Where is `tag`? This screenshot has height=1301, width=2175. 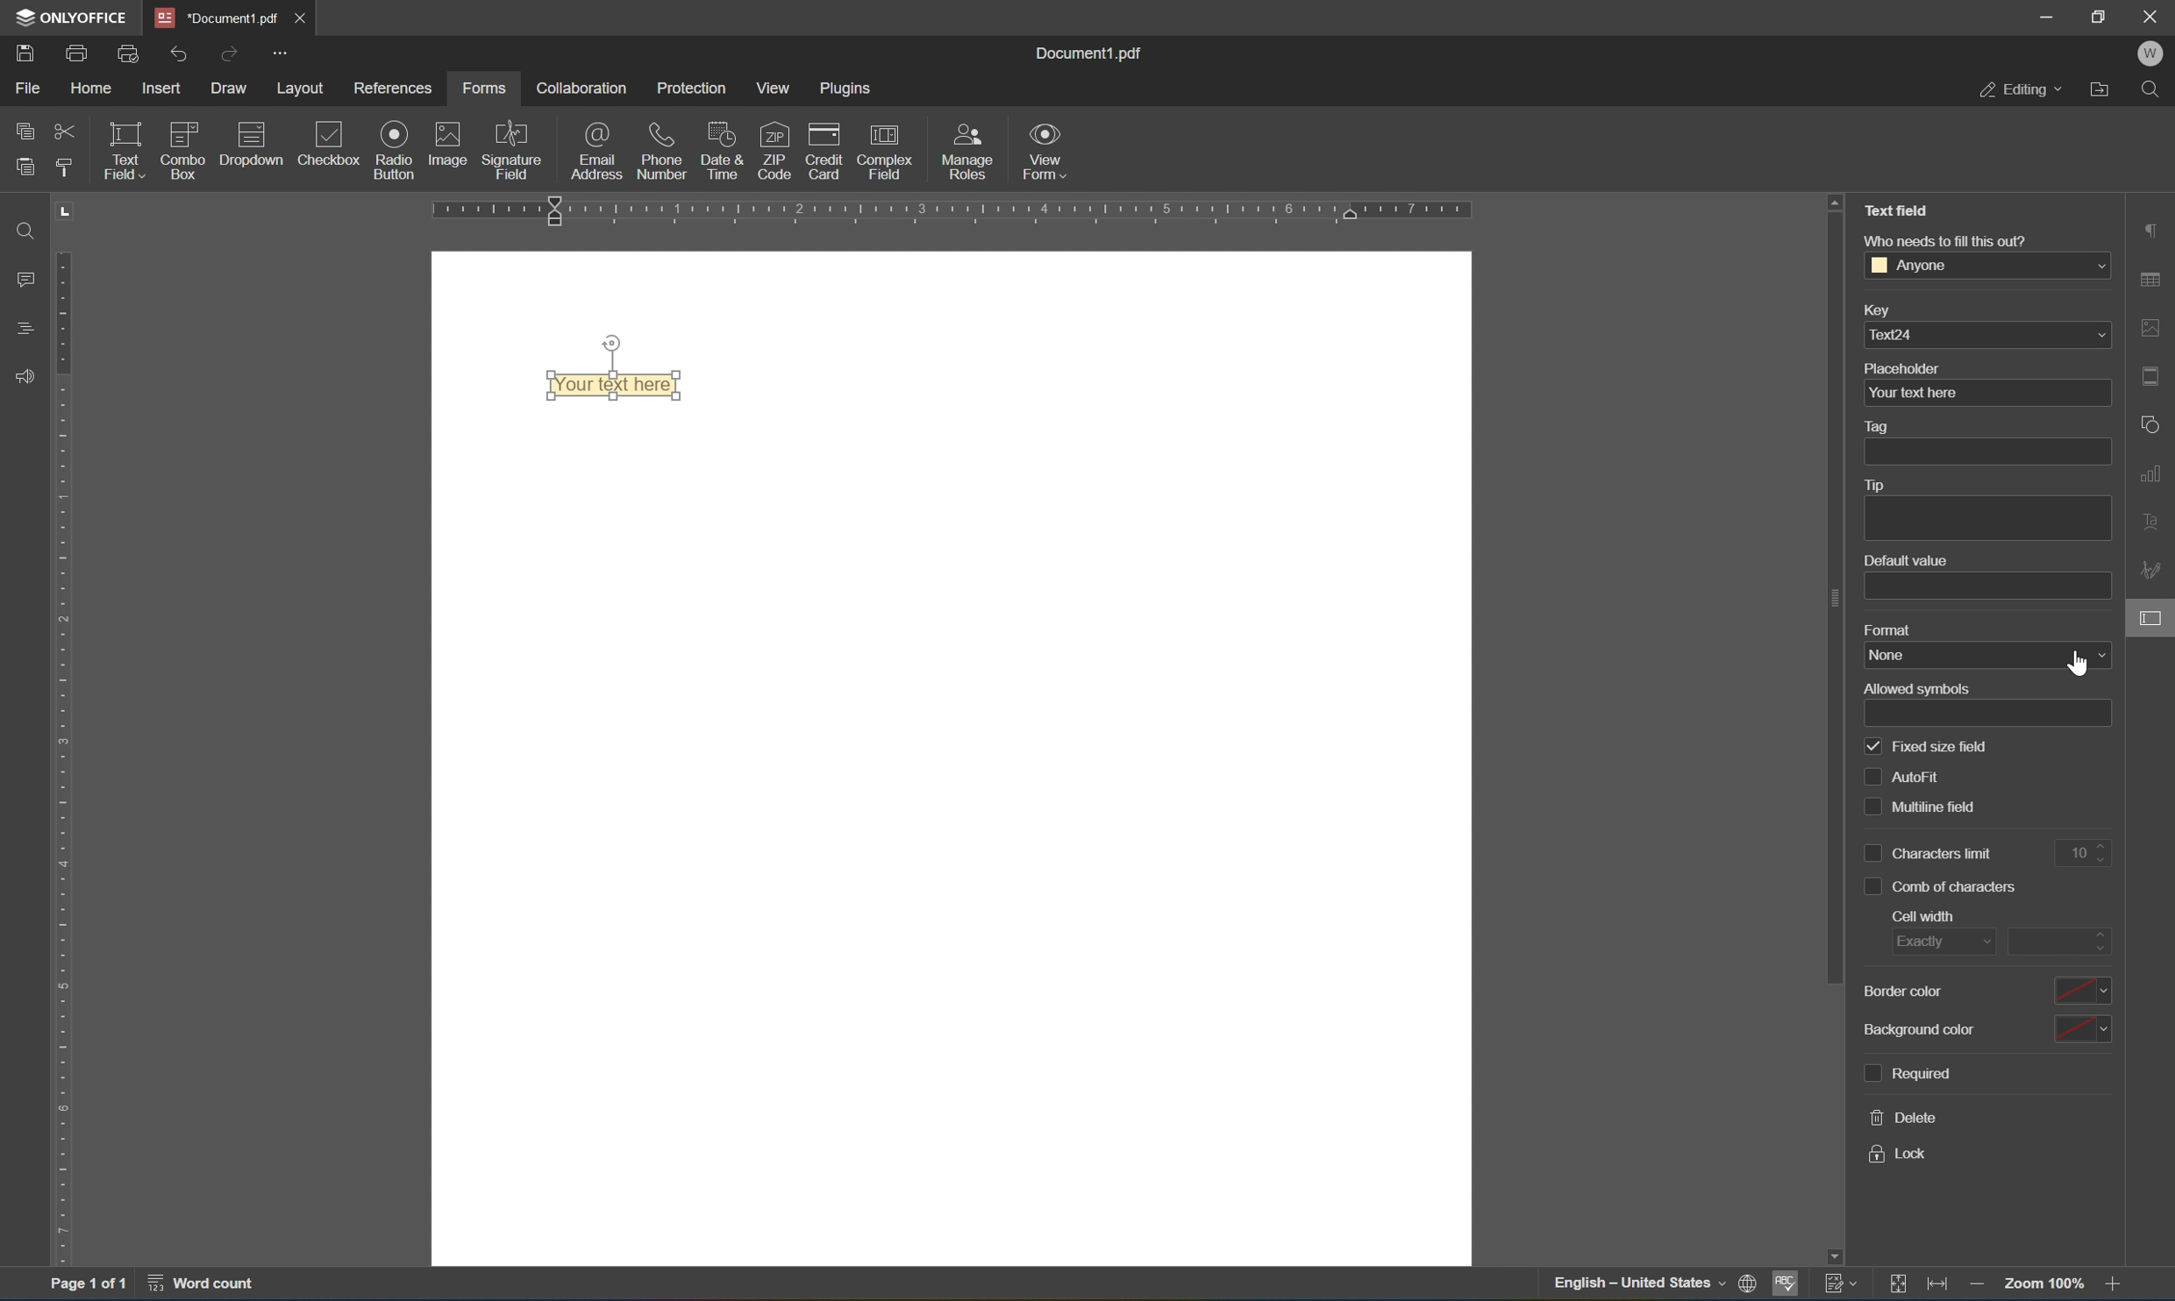
tag is located at coordinates (1880, 428).